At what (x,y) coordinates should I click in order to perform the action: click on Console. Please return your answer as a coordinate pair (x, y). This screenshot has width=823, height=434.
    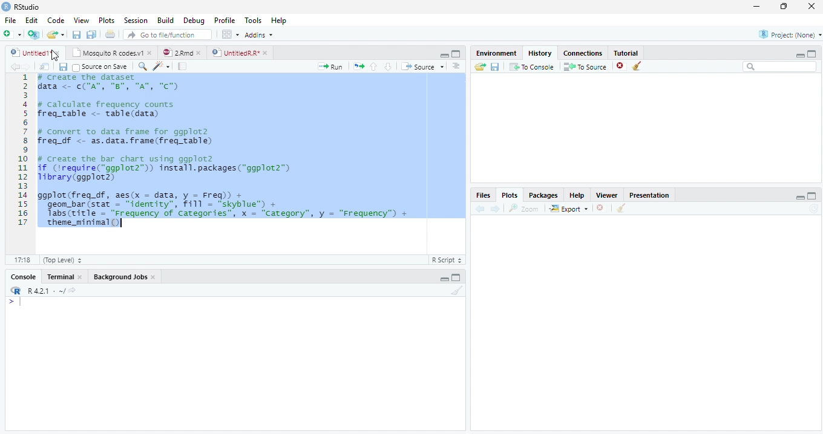
    Looking at the image, I should click on (25, 276).